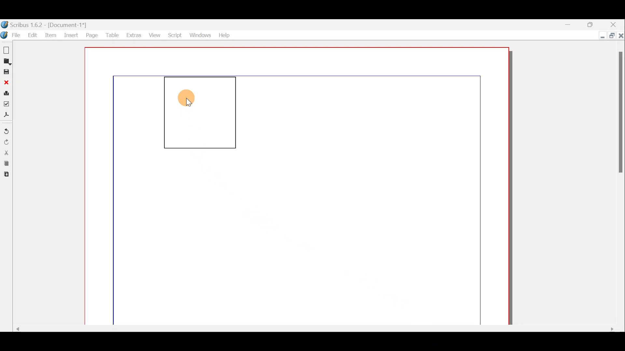  I want to click on Cut, so click(6, 152).